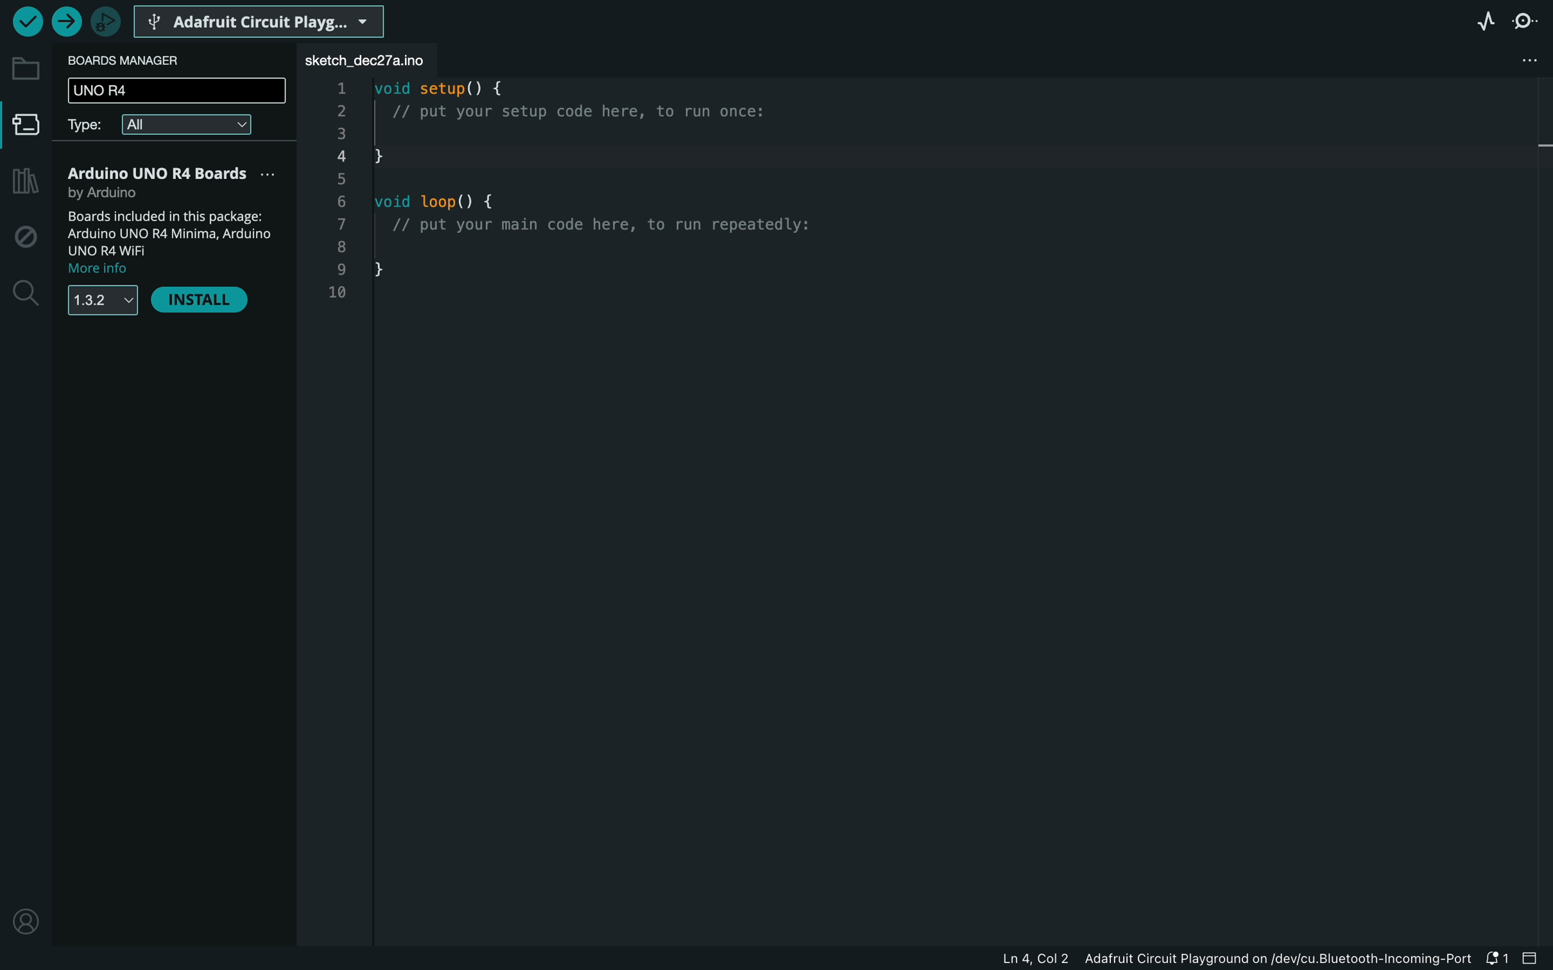 Image resolution: width=1553 pixels, height=970 pixels. What do you see at coordinates (26, 22) in the screenshot?
I see `verify` at bounding box center [26, 22].